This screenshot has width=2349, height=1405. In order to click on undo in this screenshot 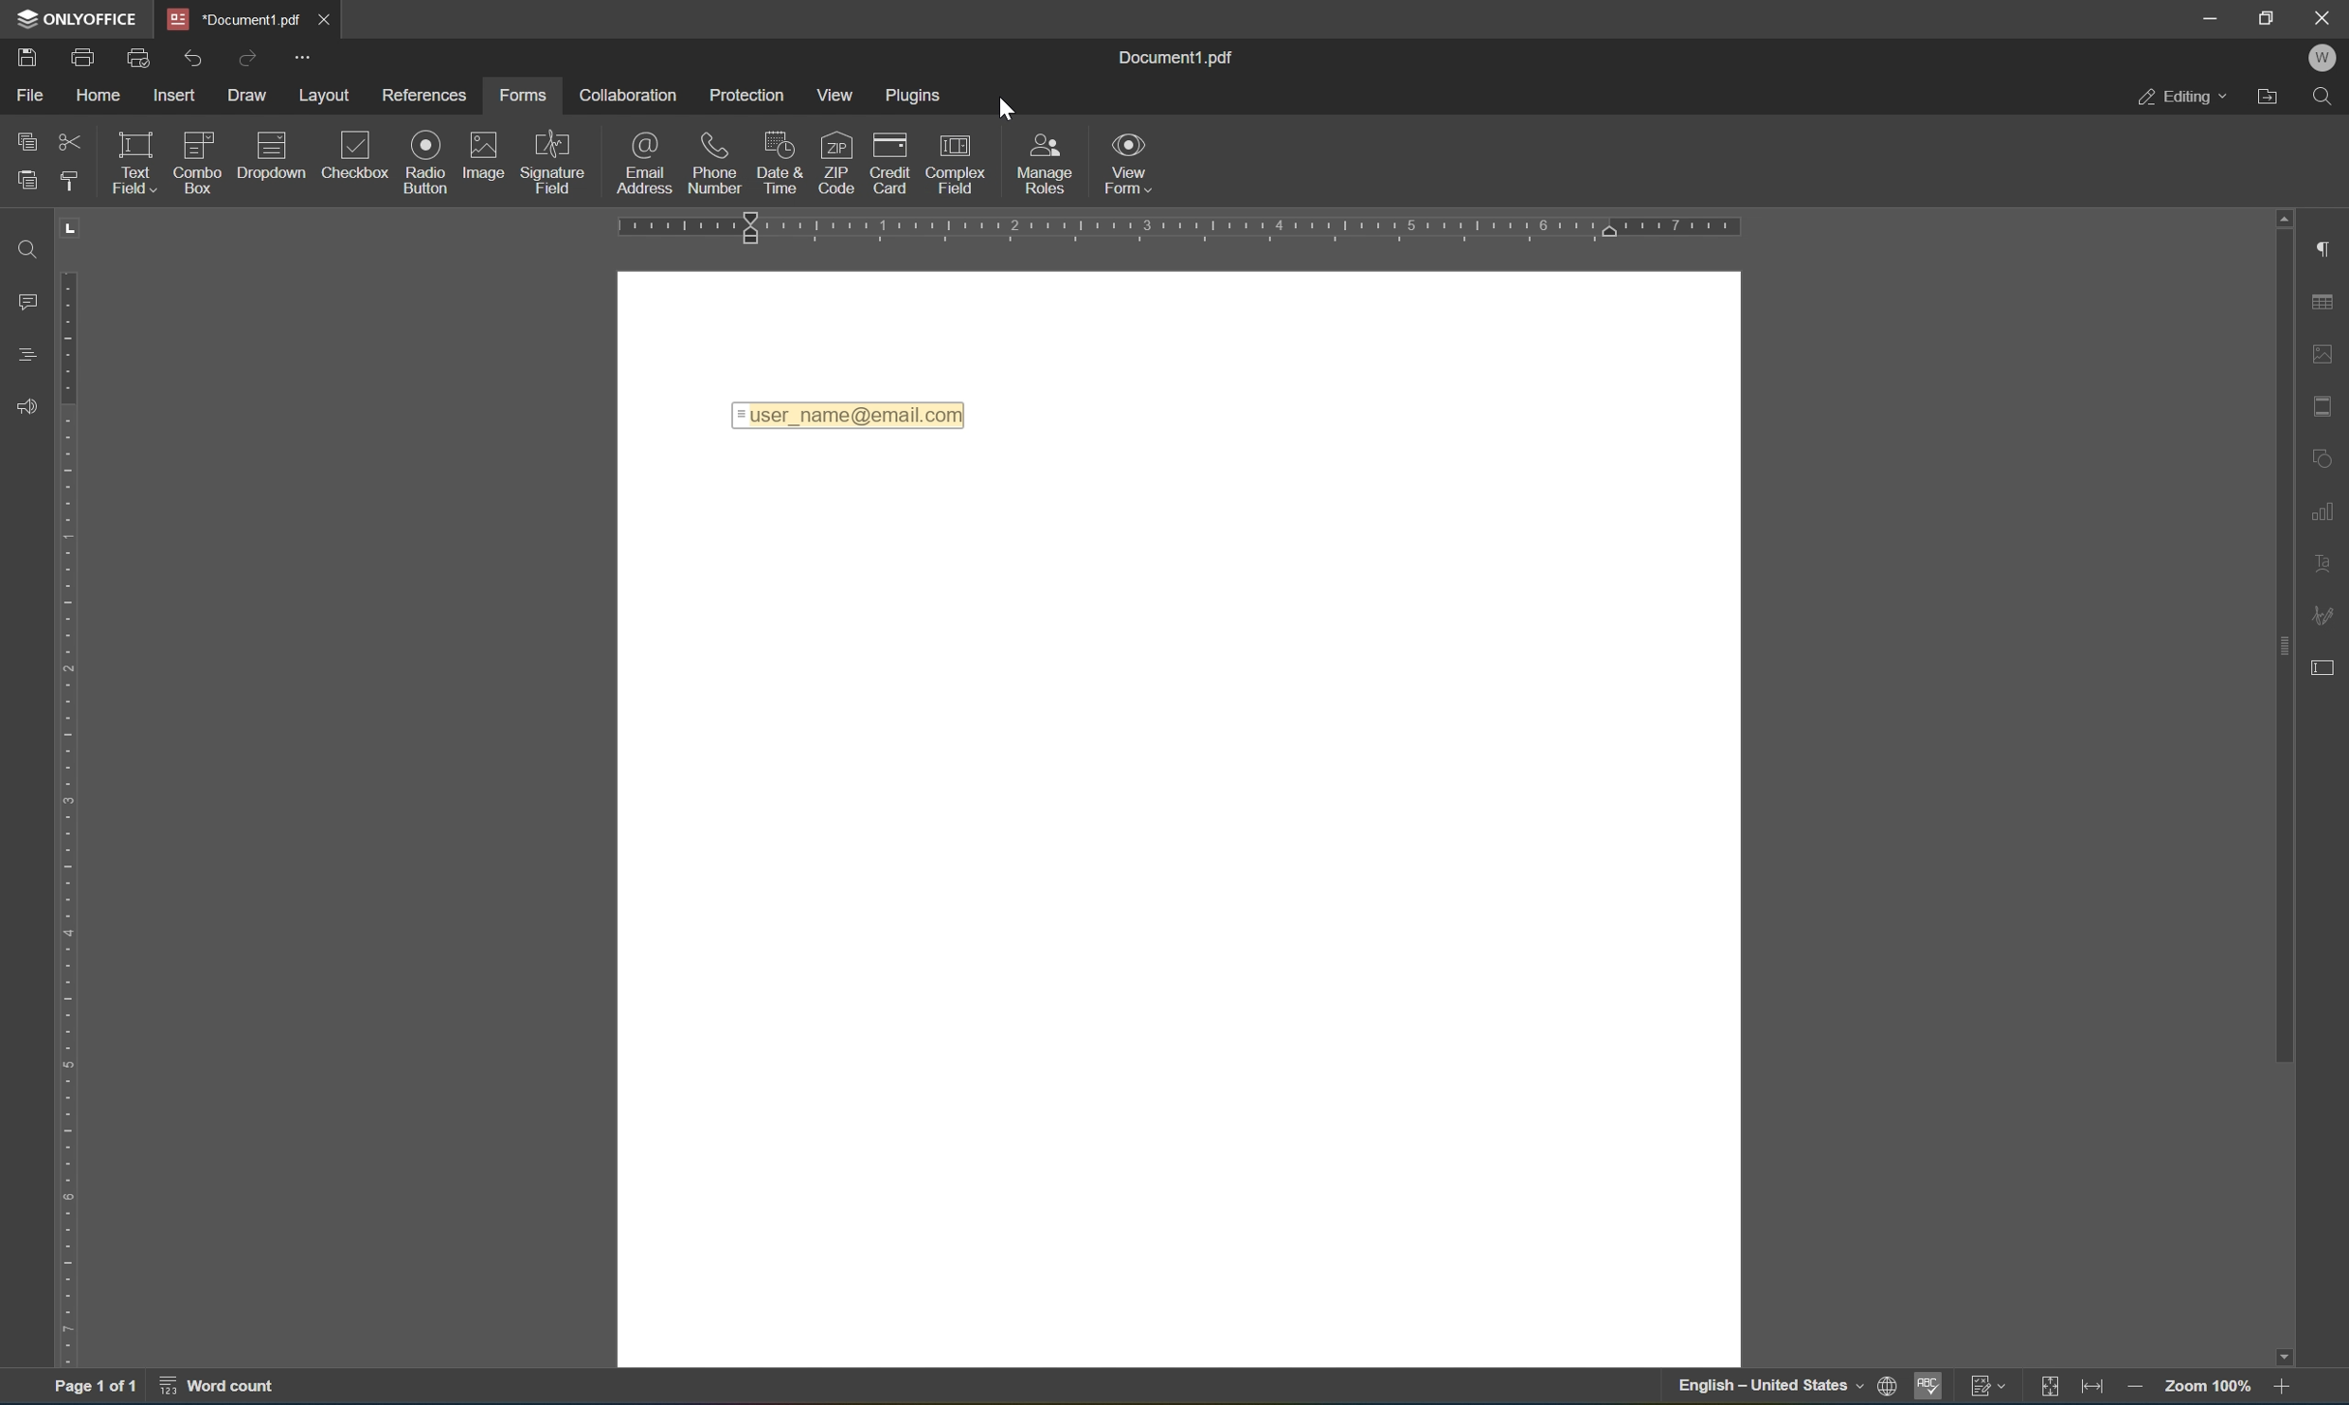, I will do `click(192, 59)`.